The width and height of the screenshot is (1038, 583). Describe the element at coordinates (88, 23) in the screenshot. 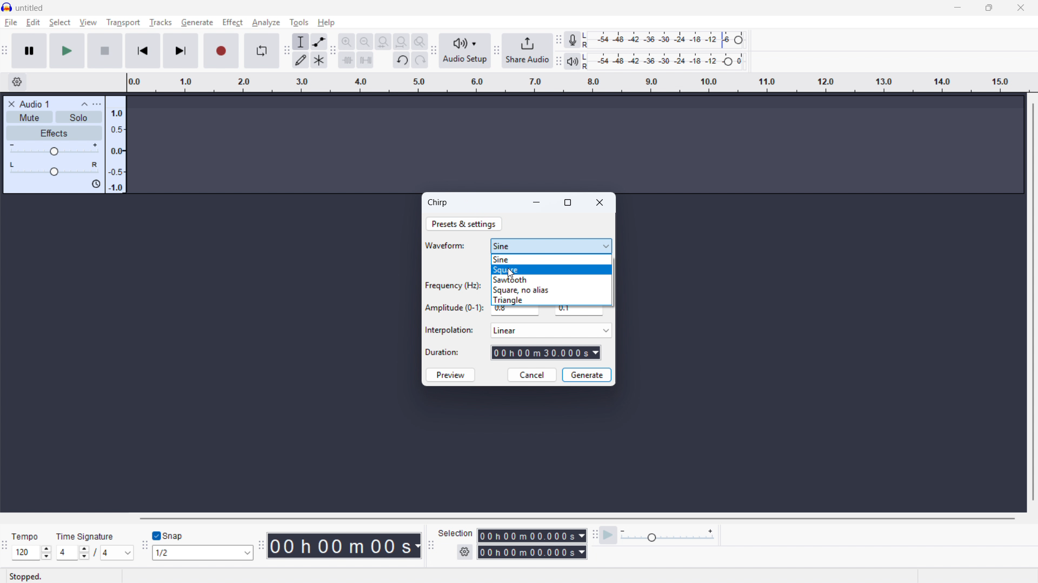

I see `view ` at that location.